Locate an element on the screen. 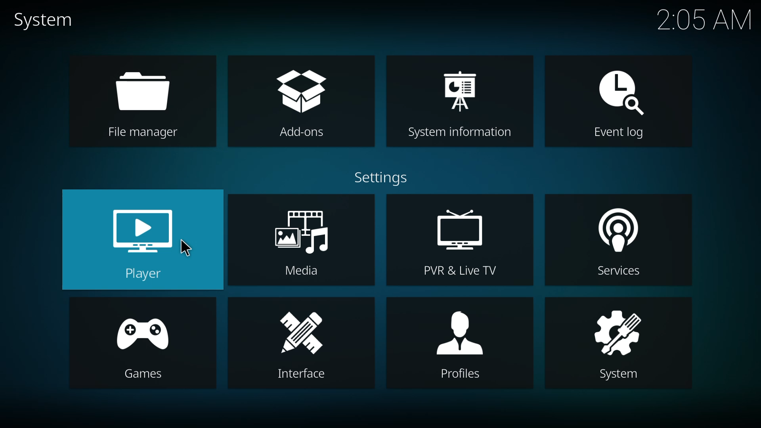 The height and width of the screenshot is (428, 761). media is located at coordinates (300, 240).